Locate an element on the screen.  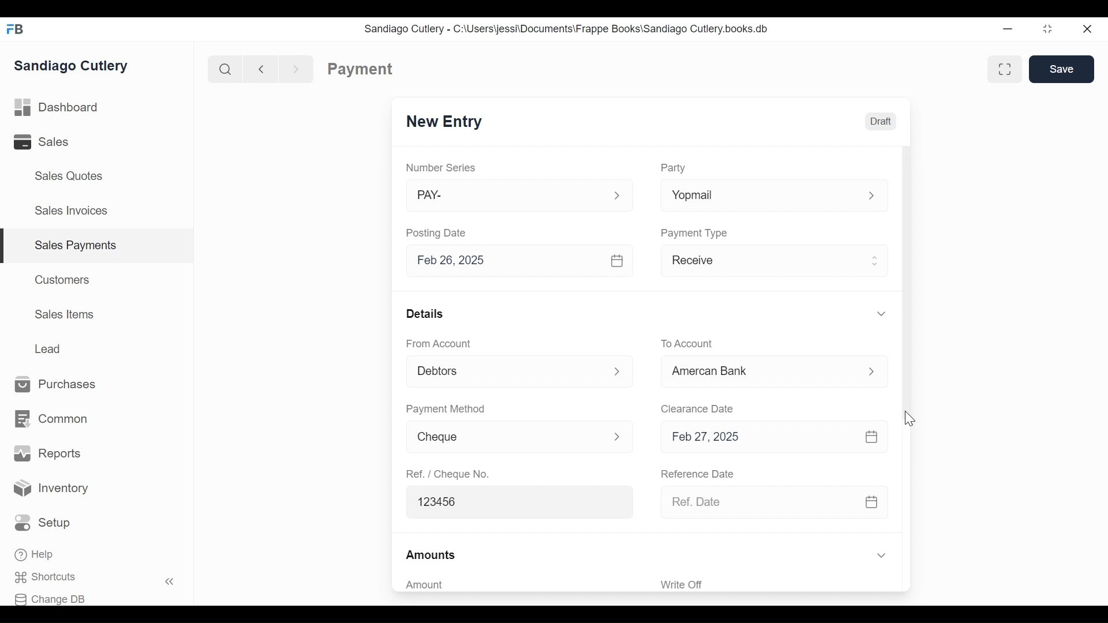
| Sales Payments is located at coordinates (98, 246).